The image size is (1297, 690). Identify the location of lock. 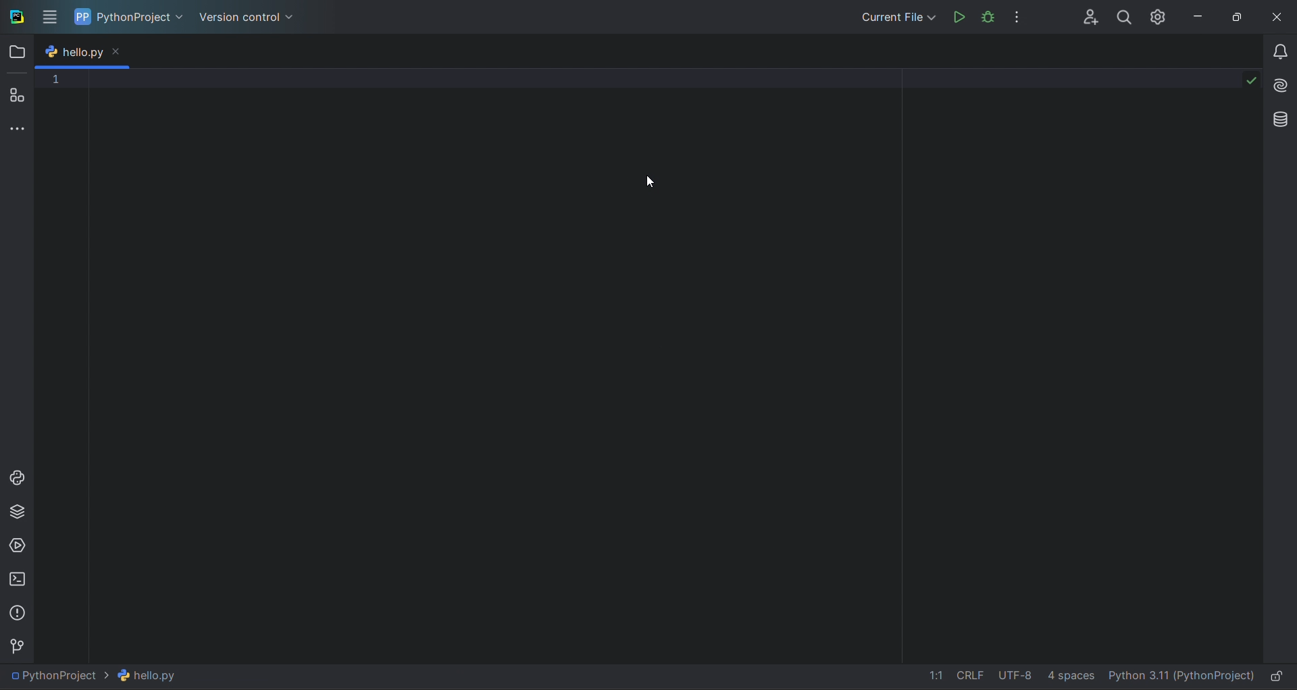
(1282, 675).